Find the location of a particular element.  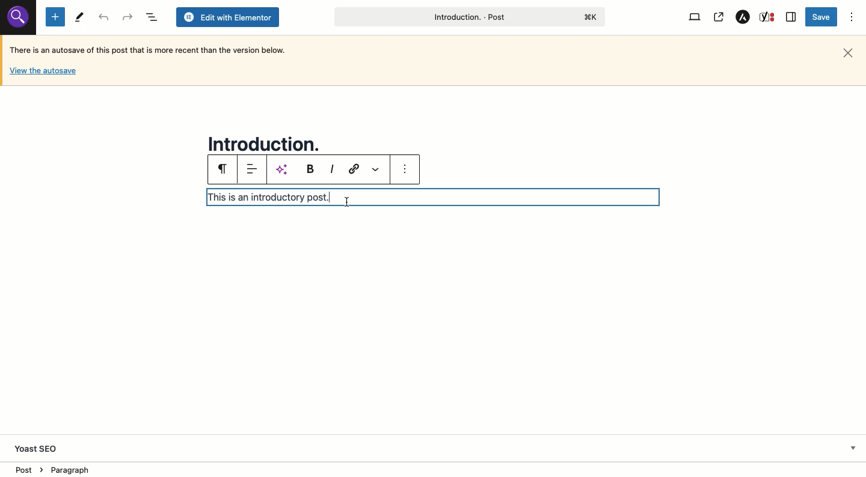

Options is located at coordinates (852, 17).